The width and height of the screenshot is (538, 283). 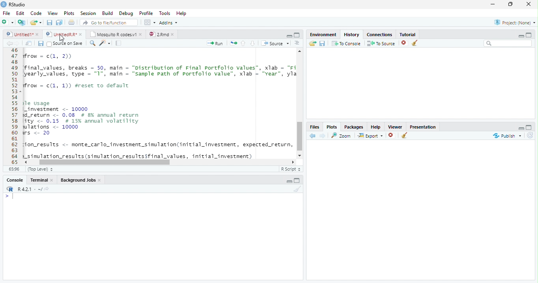 I want to click on Files, so click(x=315, y=127).